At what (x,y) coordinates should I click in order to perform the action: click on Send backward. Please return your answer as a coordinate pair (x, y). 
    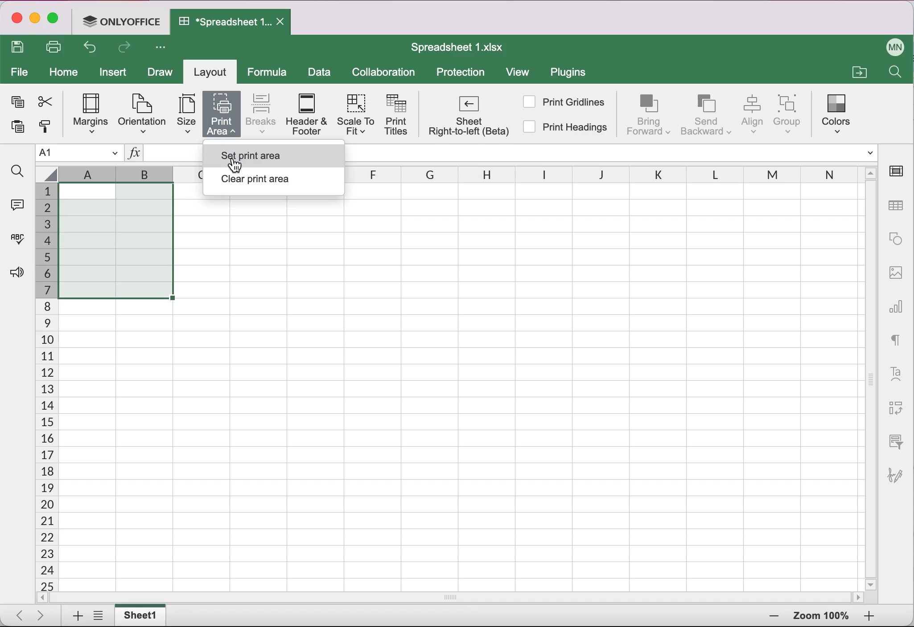
    Looking at the image, I should click on (707, 114).